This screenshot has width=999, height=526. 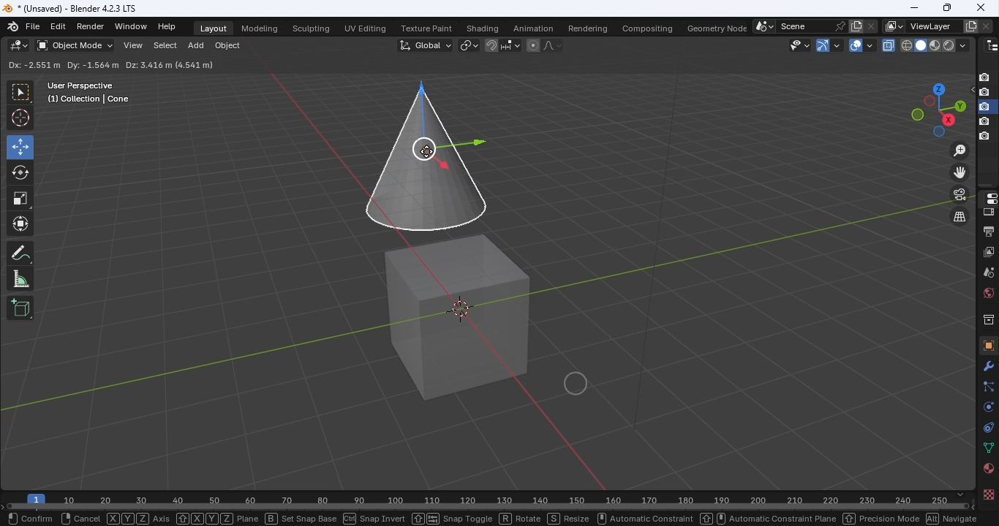 I want to click on Object, so click(x=987, y=345).